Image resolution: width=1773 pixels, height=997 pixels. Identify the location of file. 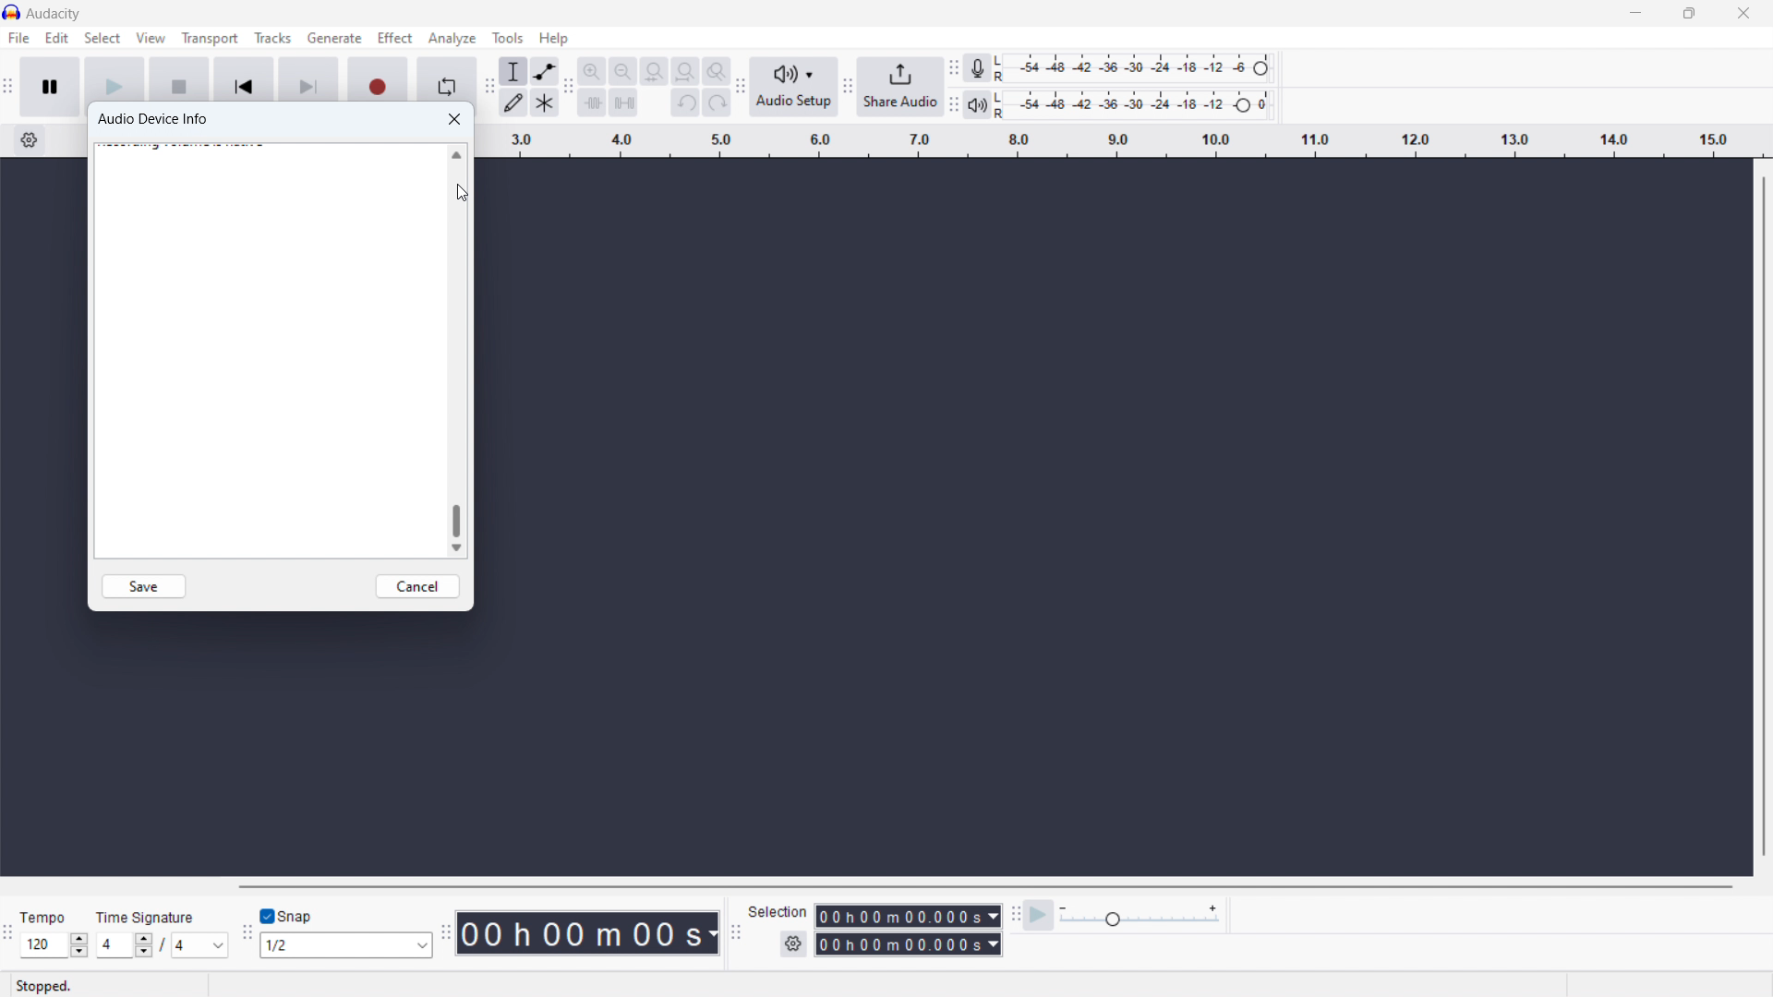
(18, 38).